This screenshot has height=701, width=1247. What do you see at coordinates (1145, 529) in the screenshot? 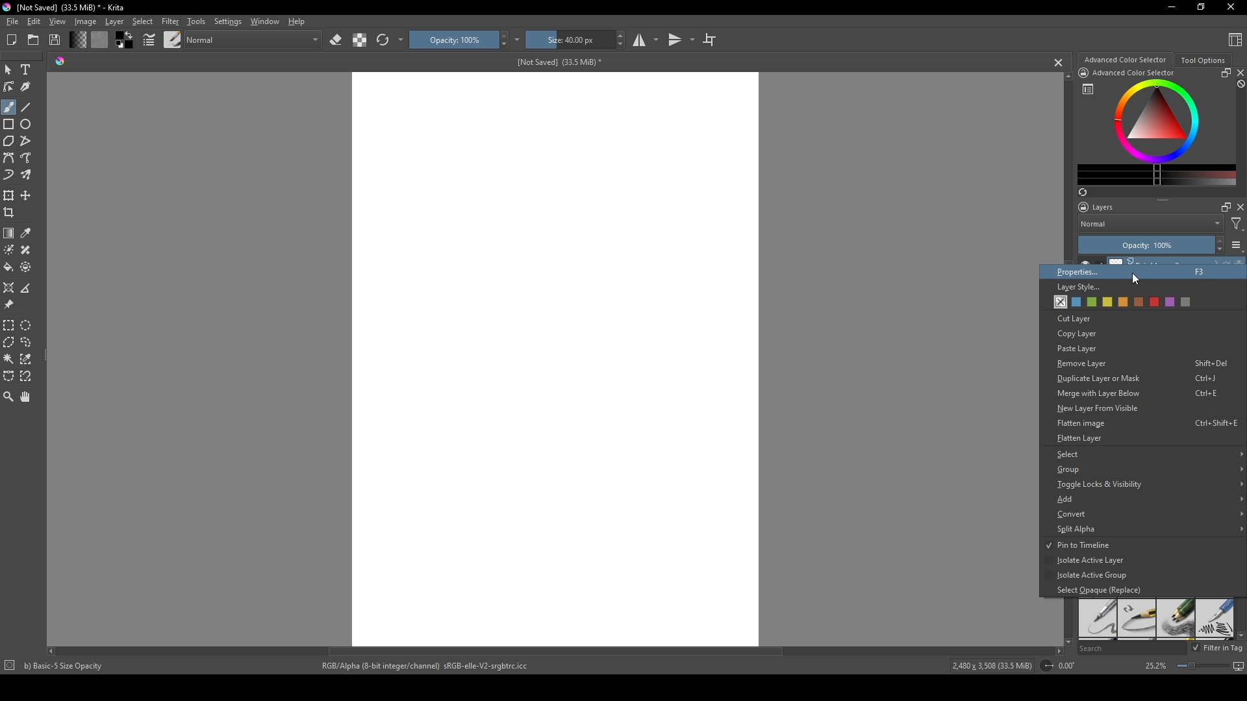
I see `Split Alpha ` at bounding box center [1145, 529].